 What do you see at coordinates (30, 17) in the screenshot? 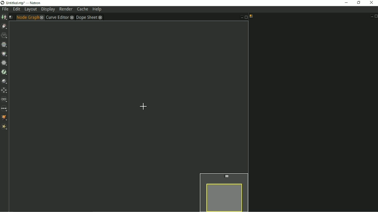
I see `Node graph` at bounding box center [30, 17].